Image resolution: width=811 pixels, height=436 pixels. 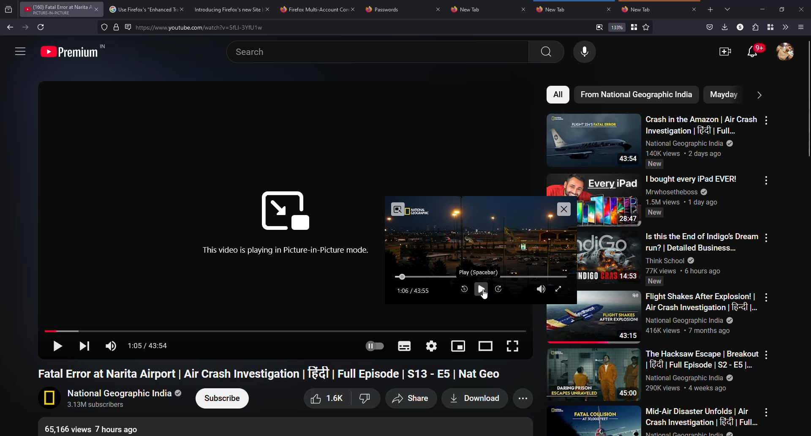 What do you see at coordinates (512, 346) in the screenshot?
I see `fullscreen` at bounding box center [512, 346].